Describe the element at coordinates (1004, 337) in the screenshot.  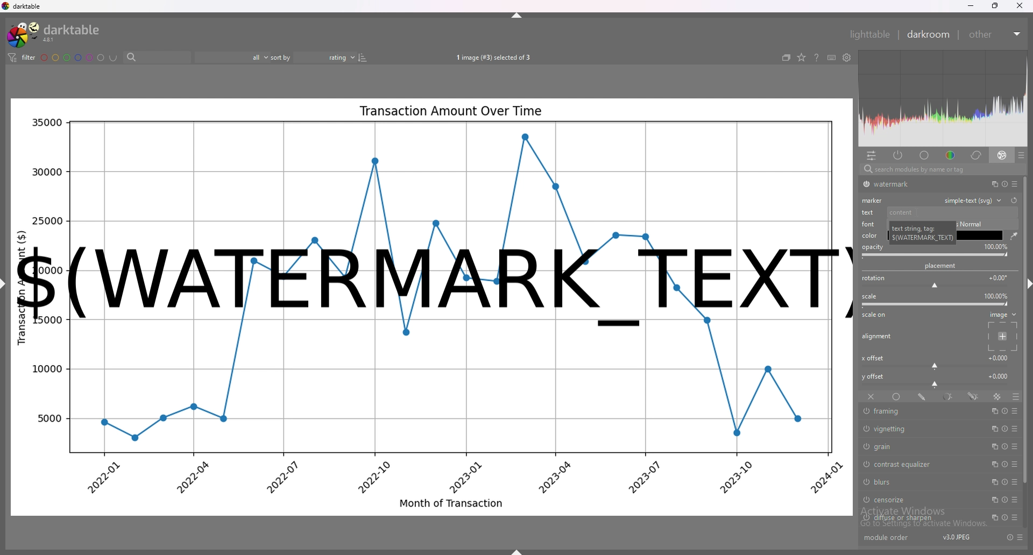
I see `placement` at that location.